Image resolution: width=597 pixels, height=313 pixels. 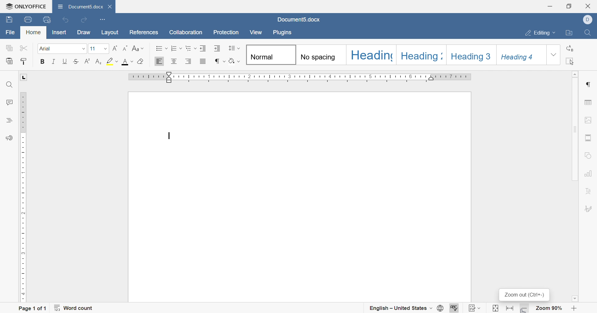 What do you see at coordinates (549, 309) in the screenshot?
I see `zoom 90%` at bounding box center [549, 309].